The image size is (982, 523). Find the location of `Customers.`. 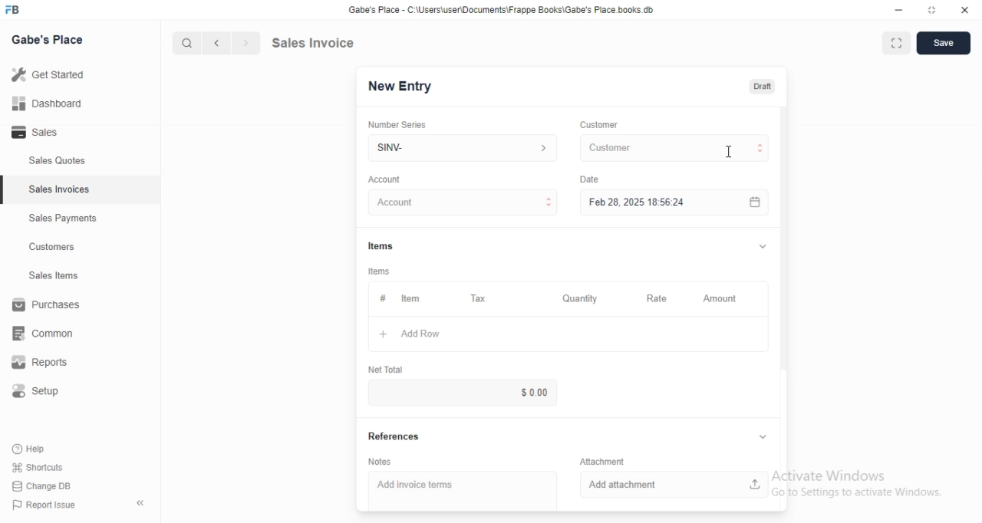

Customers. is located at coordinates (48, 248).